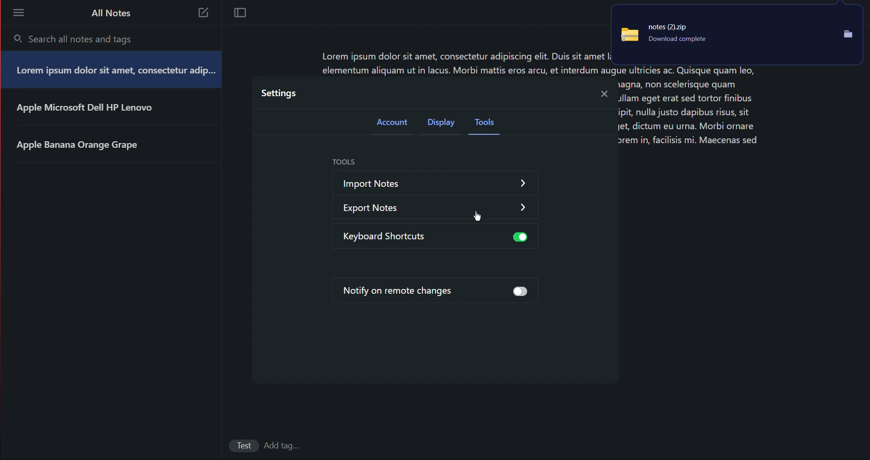 The width and height of the screenshot is (870, 460). What do you see at coordinates (241, 14) in the screenshot?
I see `Focus Mode` at bounding box center [241, 14].